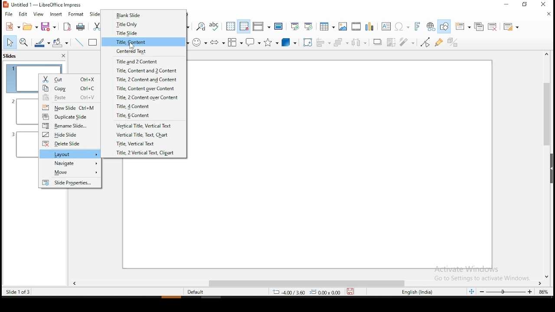 The width and height of the screenshot is (555, 312). What do you see at coordinates (416, 292) in the screenshot?
I see `english (india)` at bounding box center [416, 292].